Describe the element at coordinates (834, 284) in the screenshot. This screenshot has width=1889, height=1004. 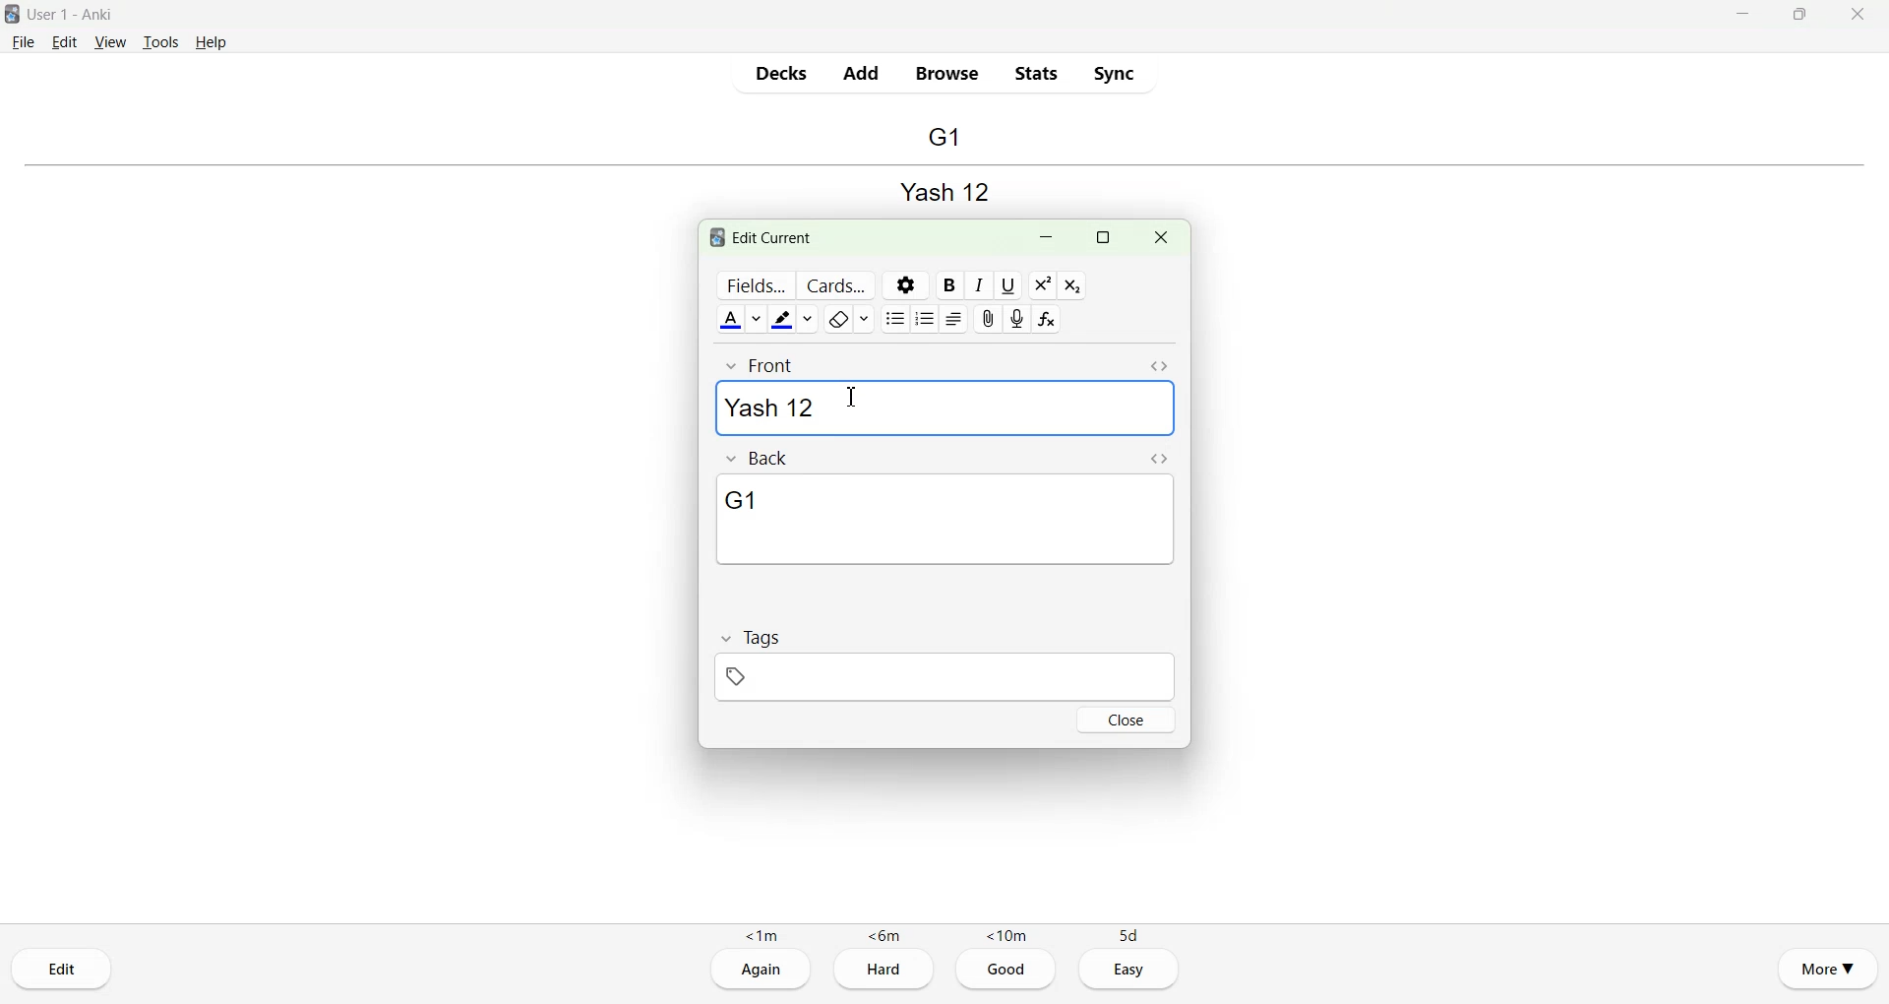
I see `Customize Card templates` at that location.